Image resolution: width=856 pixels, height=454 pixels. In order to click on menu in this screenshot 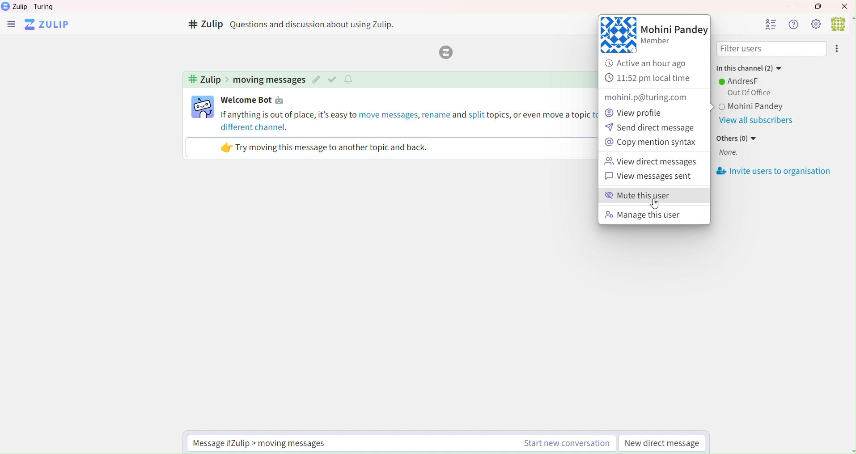, I will do `click(11, 25)`.